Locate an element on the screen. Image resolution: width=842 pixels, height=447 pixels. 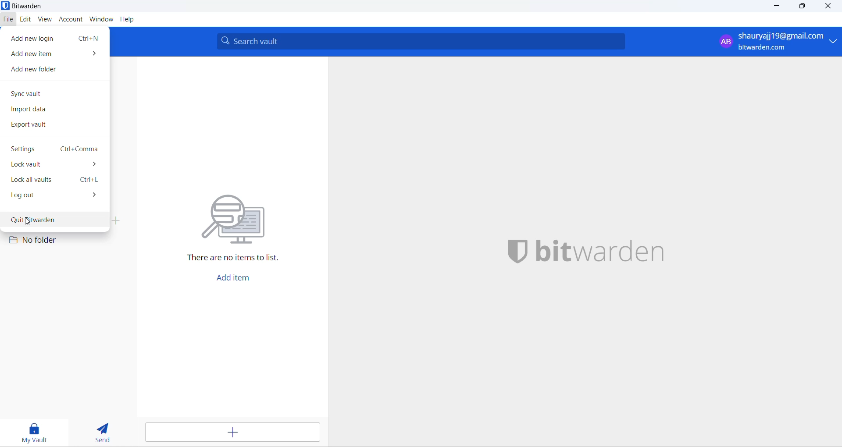
view is located at coordinates (44, 21).